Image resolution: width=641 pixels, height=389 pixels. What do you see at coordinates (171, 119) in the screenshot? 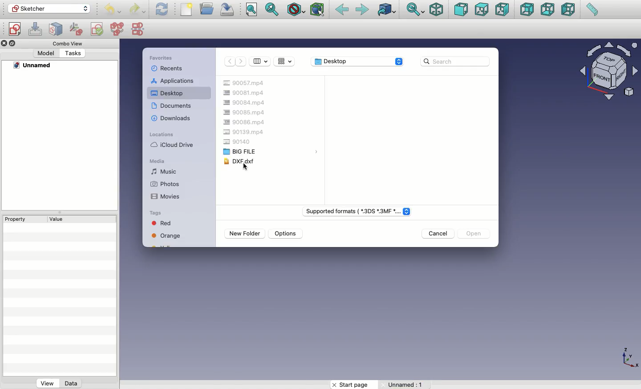
I see `Downloads` at bounding box center [171, 119].